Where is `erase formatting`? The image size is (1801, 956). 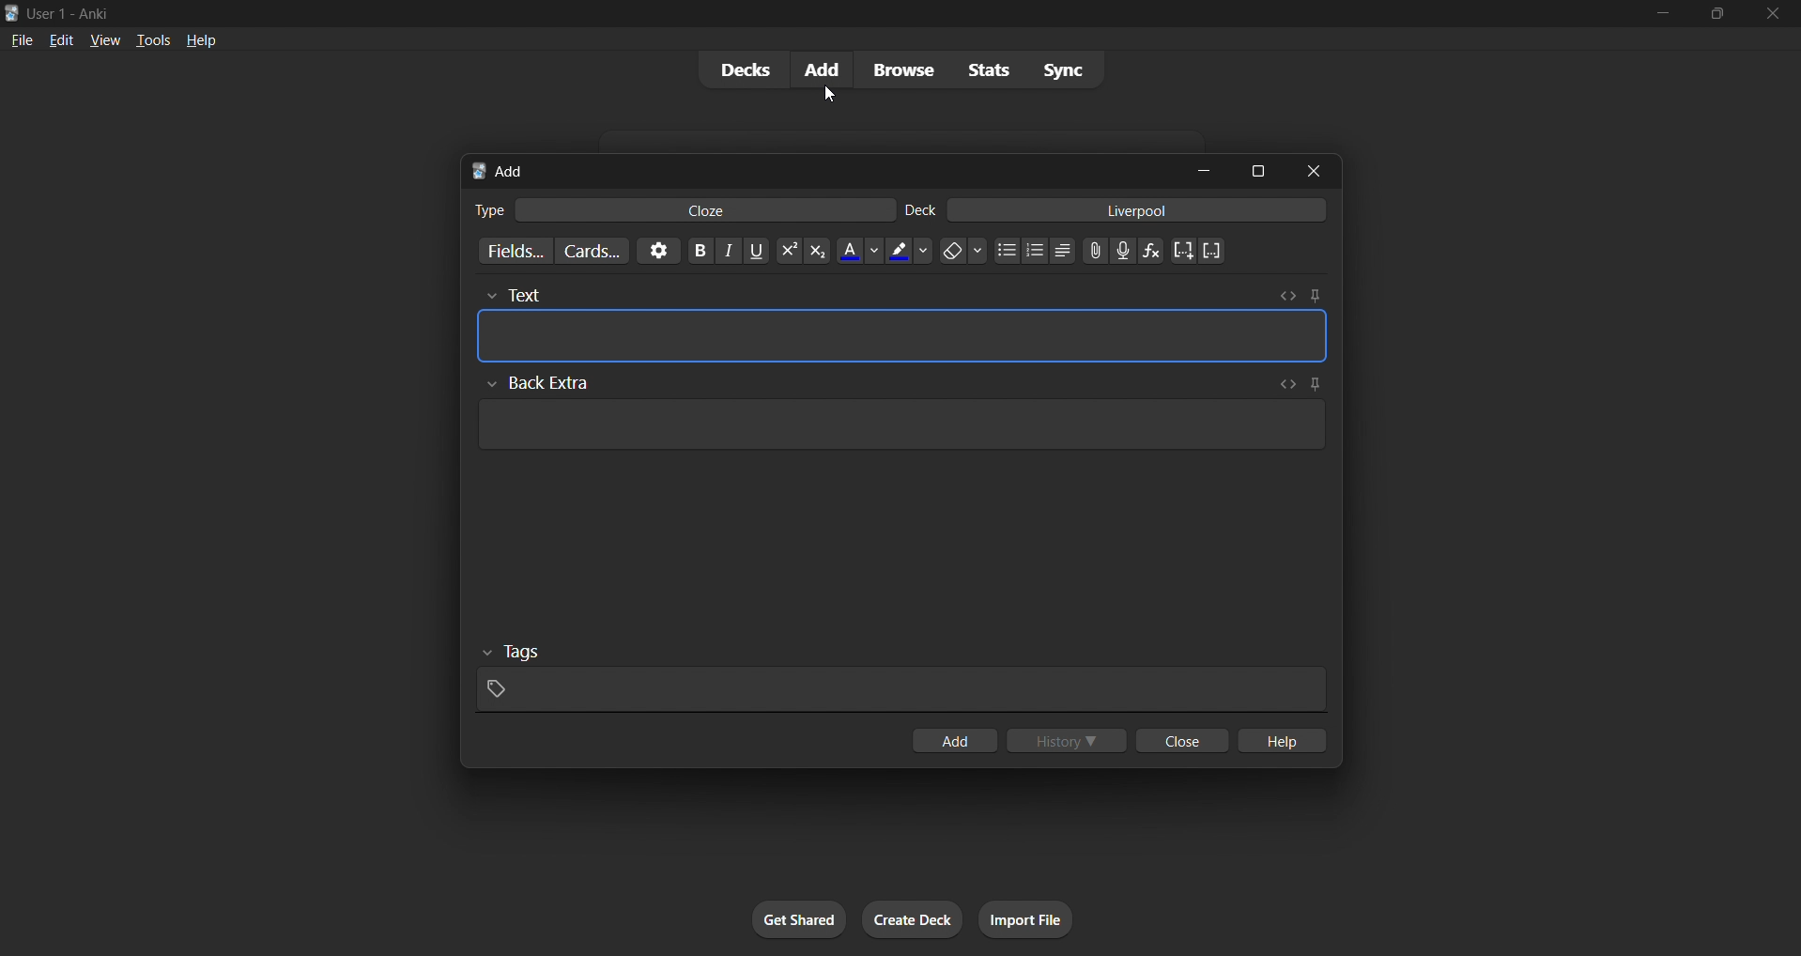 erase formatting is located at coordinates (964, 254).